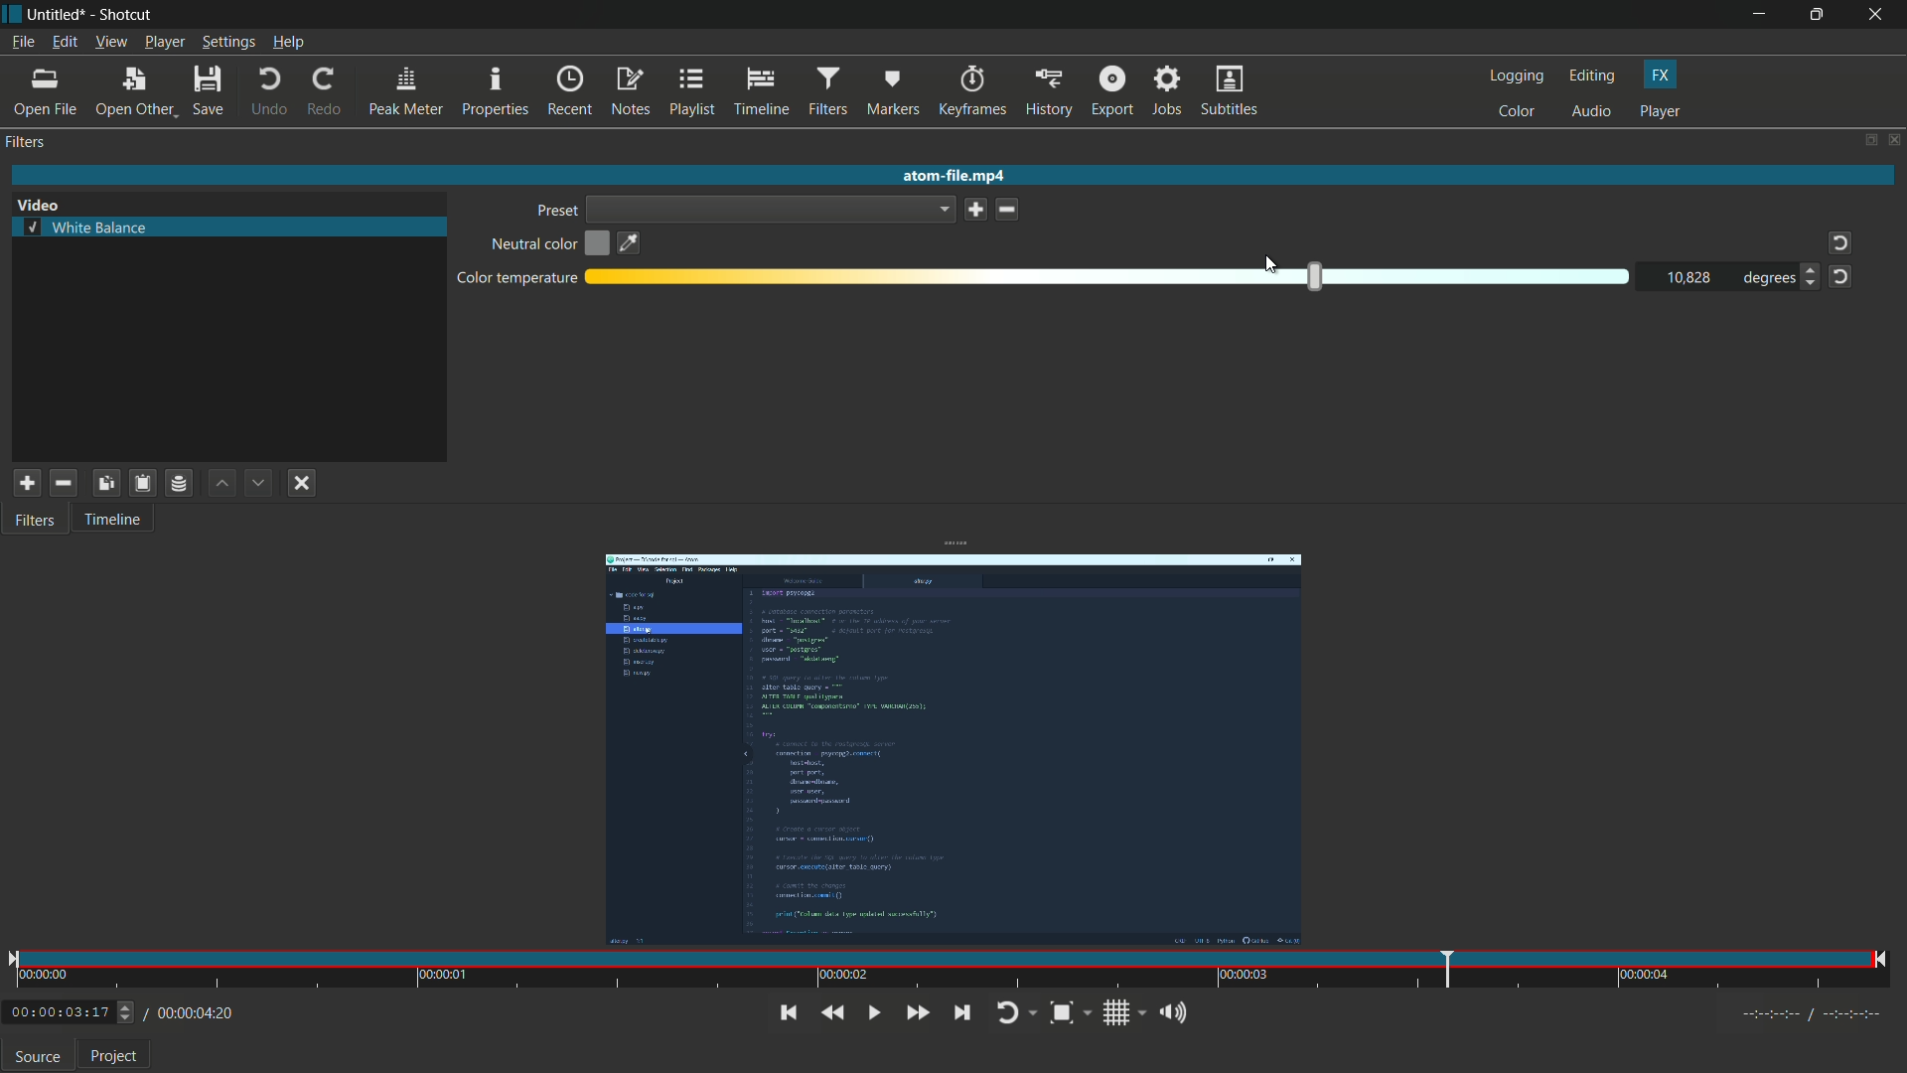  I want to click on source, so click(38, 1059).